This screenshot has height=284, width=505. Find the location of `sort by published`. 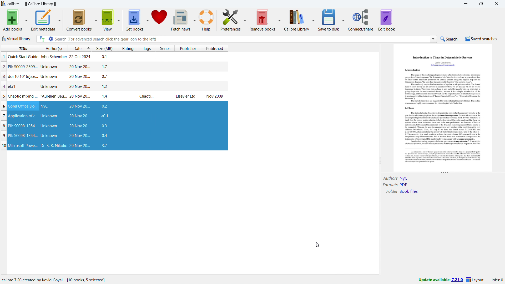

sort by published is located at coordinates (212, 48).